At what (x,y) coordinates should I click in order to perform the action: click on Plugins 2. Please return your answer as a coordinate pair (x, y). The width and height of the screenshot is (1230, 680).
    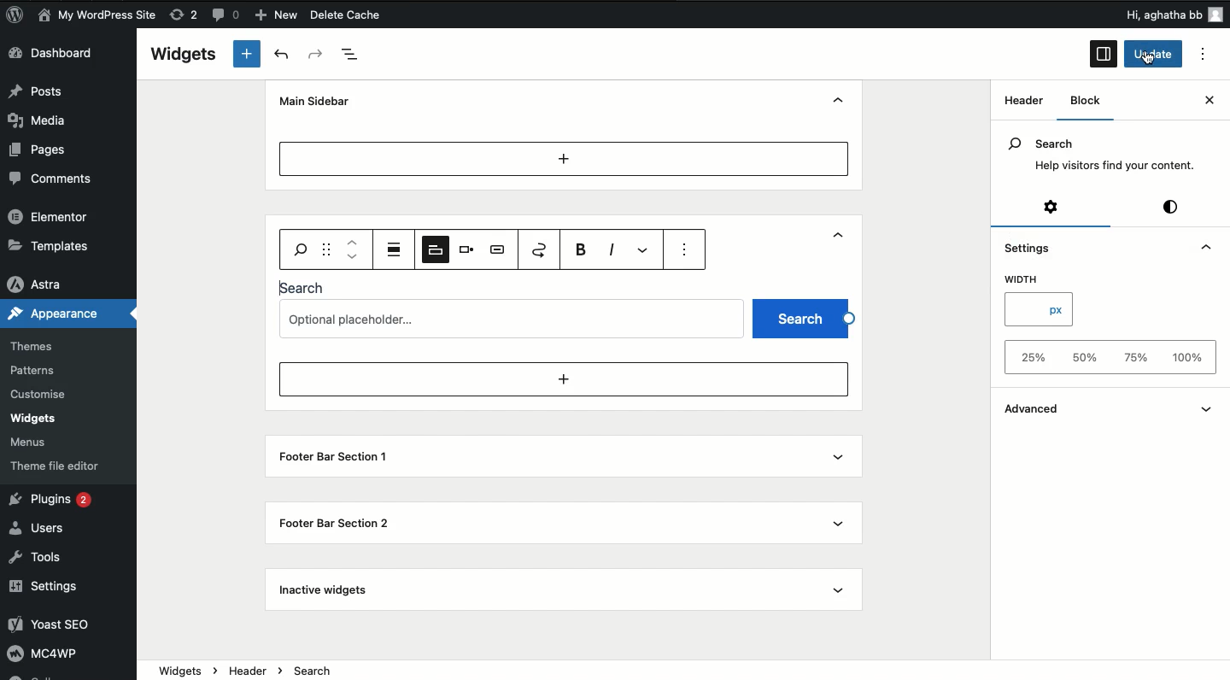
    Looking at the image, I should click on (58, 501).